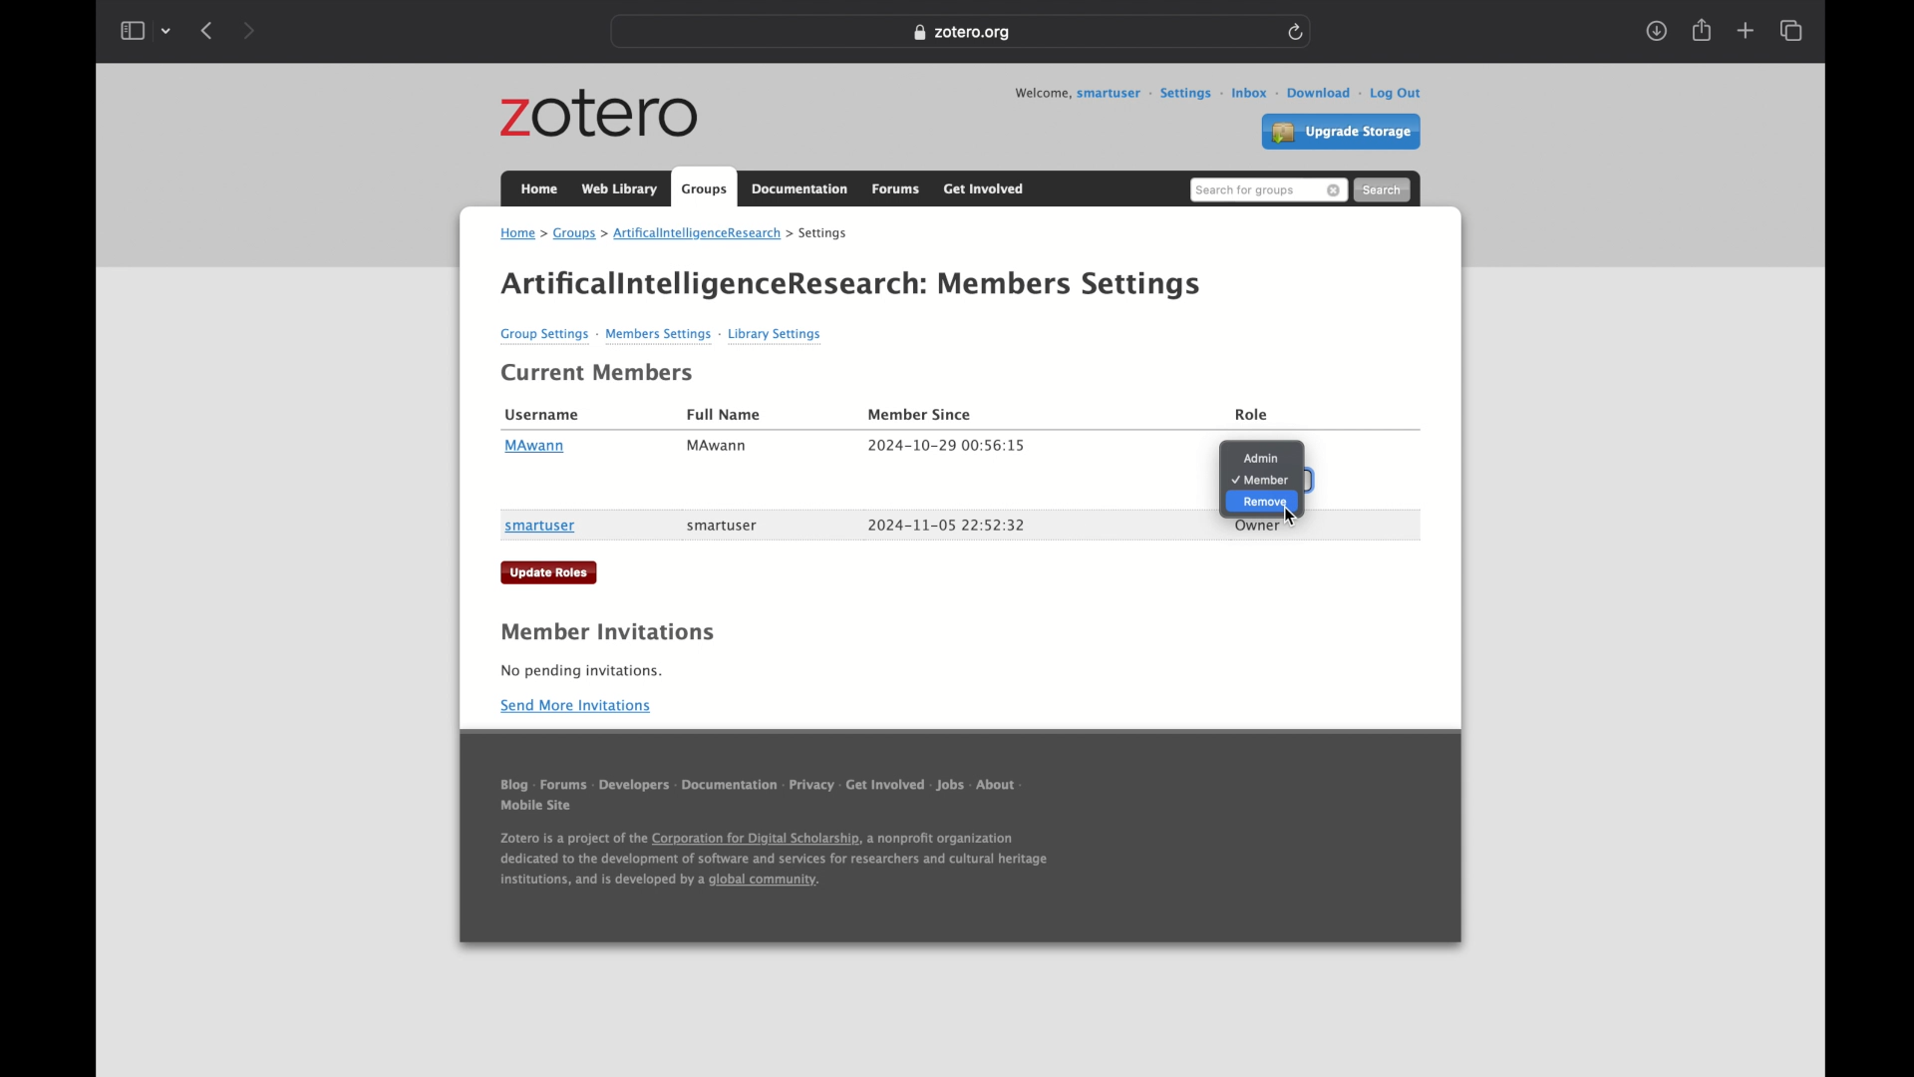 This screenshot has width=1914, height=1077. What do you see at coordinates (775, 335) in the screenshot?
I see `library settings` at bounding box center [775, 335].